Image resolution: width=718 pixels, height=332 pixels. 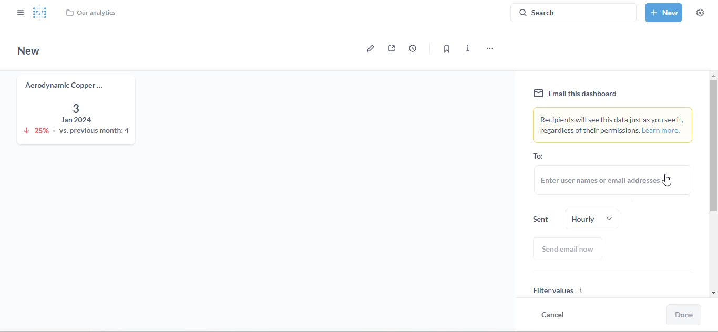 I want to click on aerodynamic copper knife trend, so click(x=74, y=109).